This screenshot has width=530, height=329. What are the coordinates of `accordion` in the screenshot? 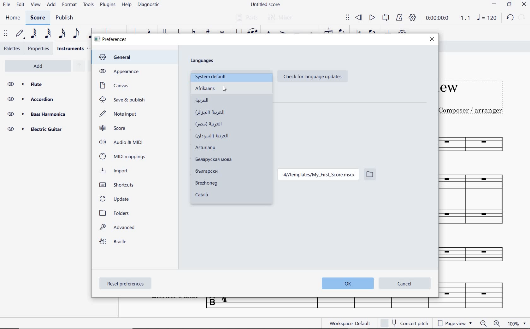 It's located at (45, 99).